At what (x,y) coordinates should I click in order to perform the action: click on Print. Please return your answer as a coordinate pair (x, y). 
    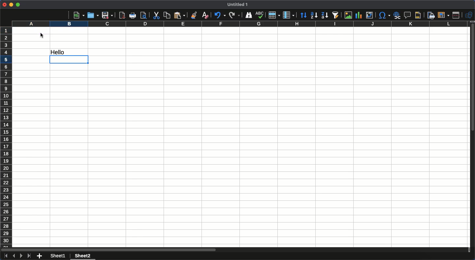
    Looking at the image, I should click on (133, 15).